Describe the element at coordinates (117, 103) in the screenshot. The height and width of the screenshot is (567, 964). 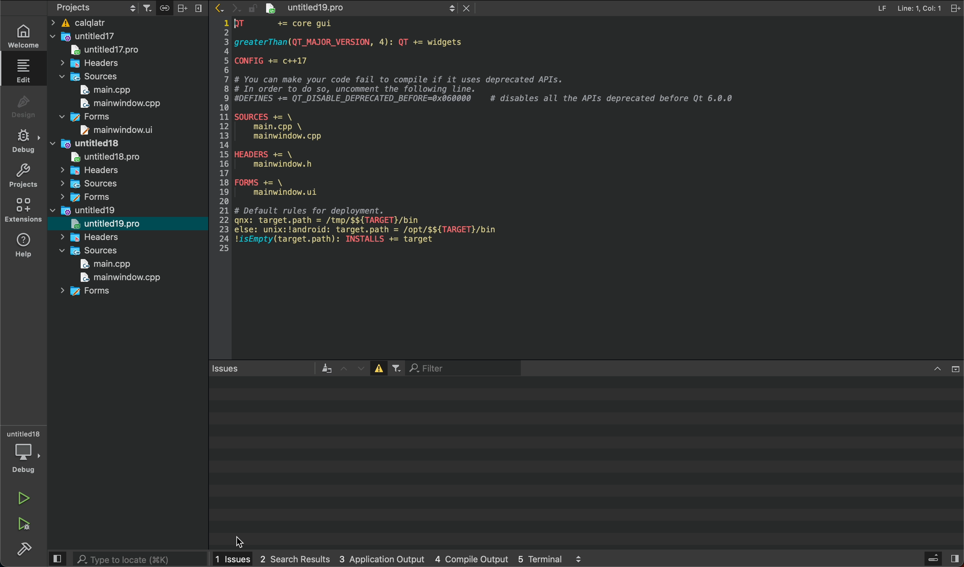
I see `mainwindow.cpp` at that location.